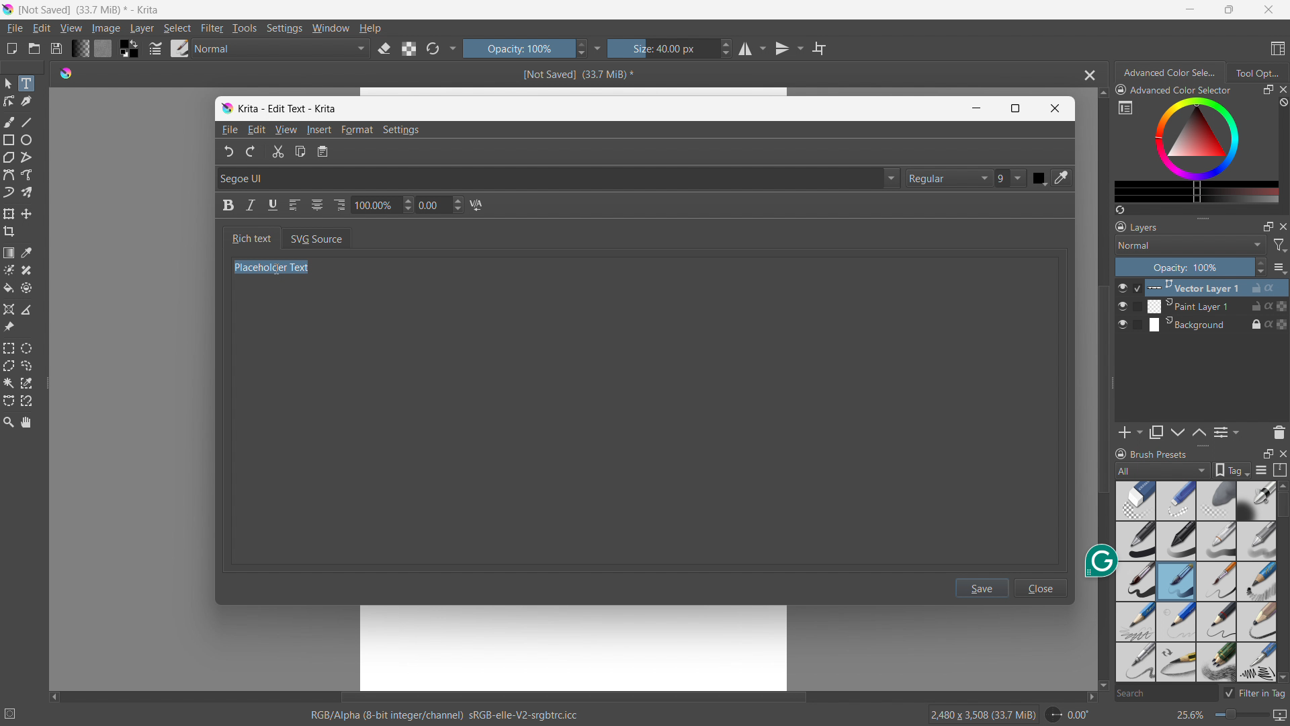 Image resolution: width=1290 pixels, height=726 pixels. I want to click on new, so click(11, 48).